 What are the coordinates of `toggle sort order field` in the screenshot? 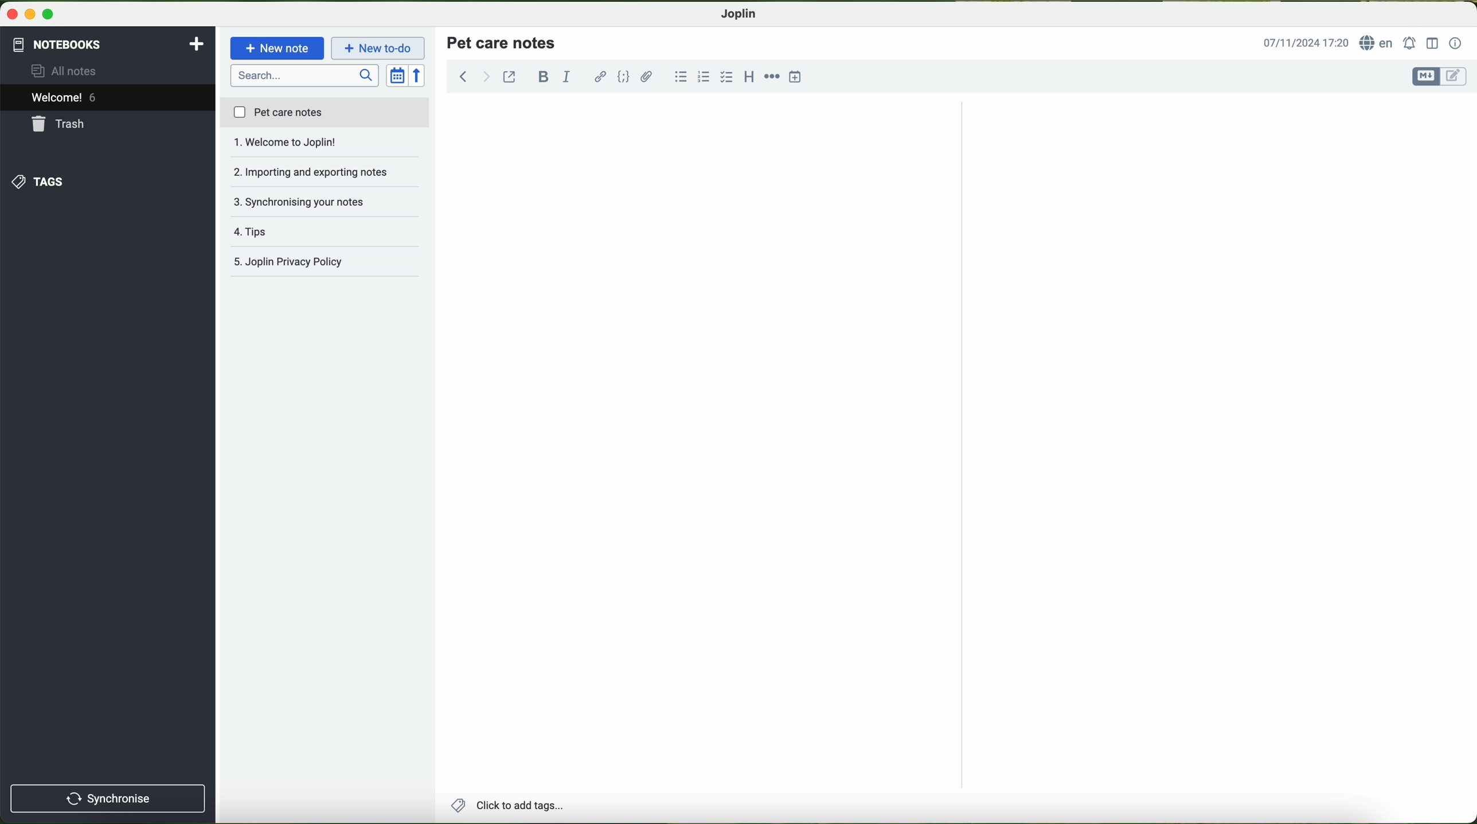 It's located at (398, 76).